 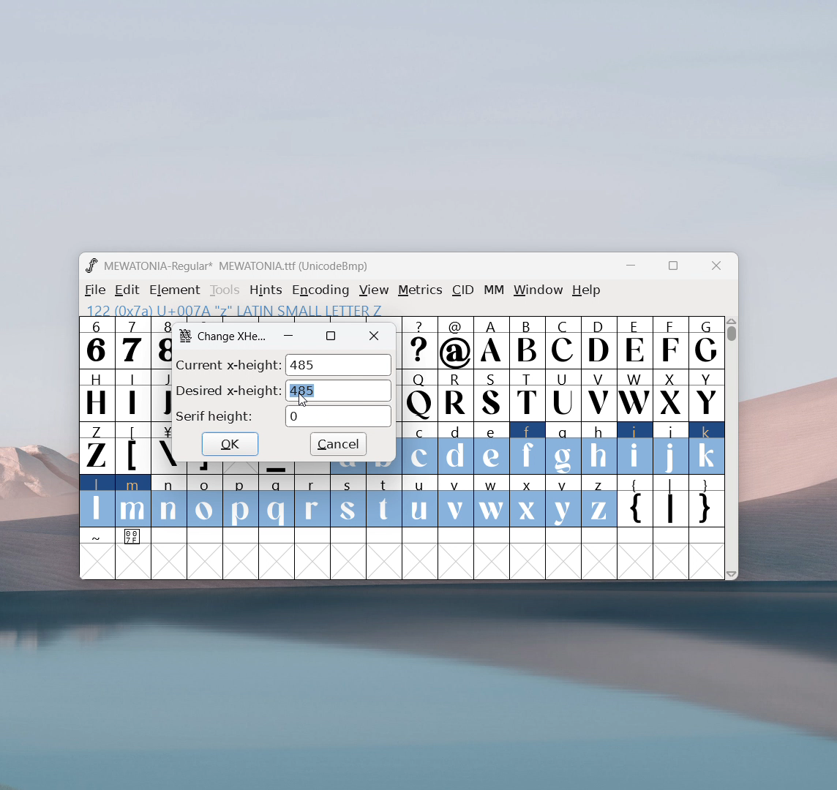 What do you see at coordinates (492, 343) in the screenshot?
I see `A` at bounding box center [492, 343].